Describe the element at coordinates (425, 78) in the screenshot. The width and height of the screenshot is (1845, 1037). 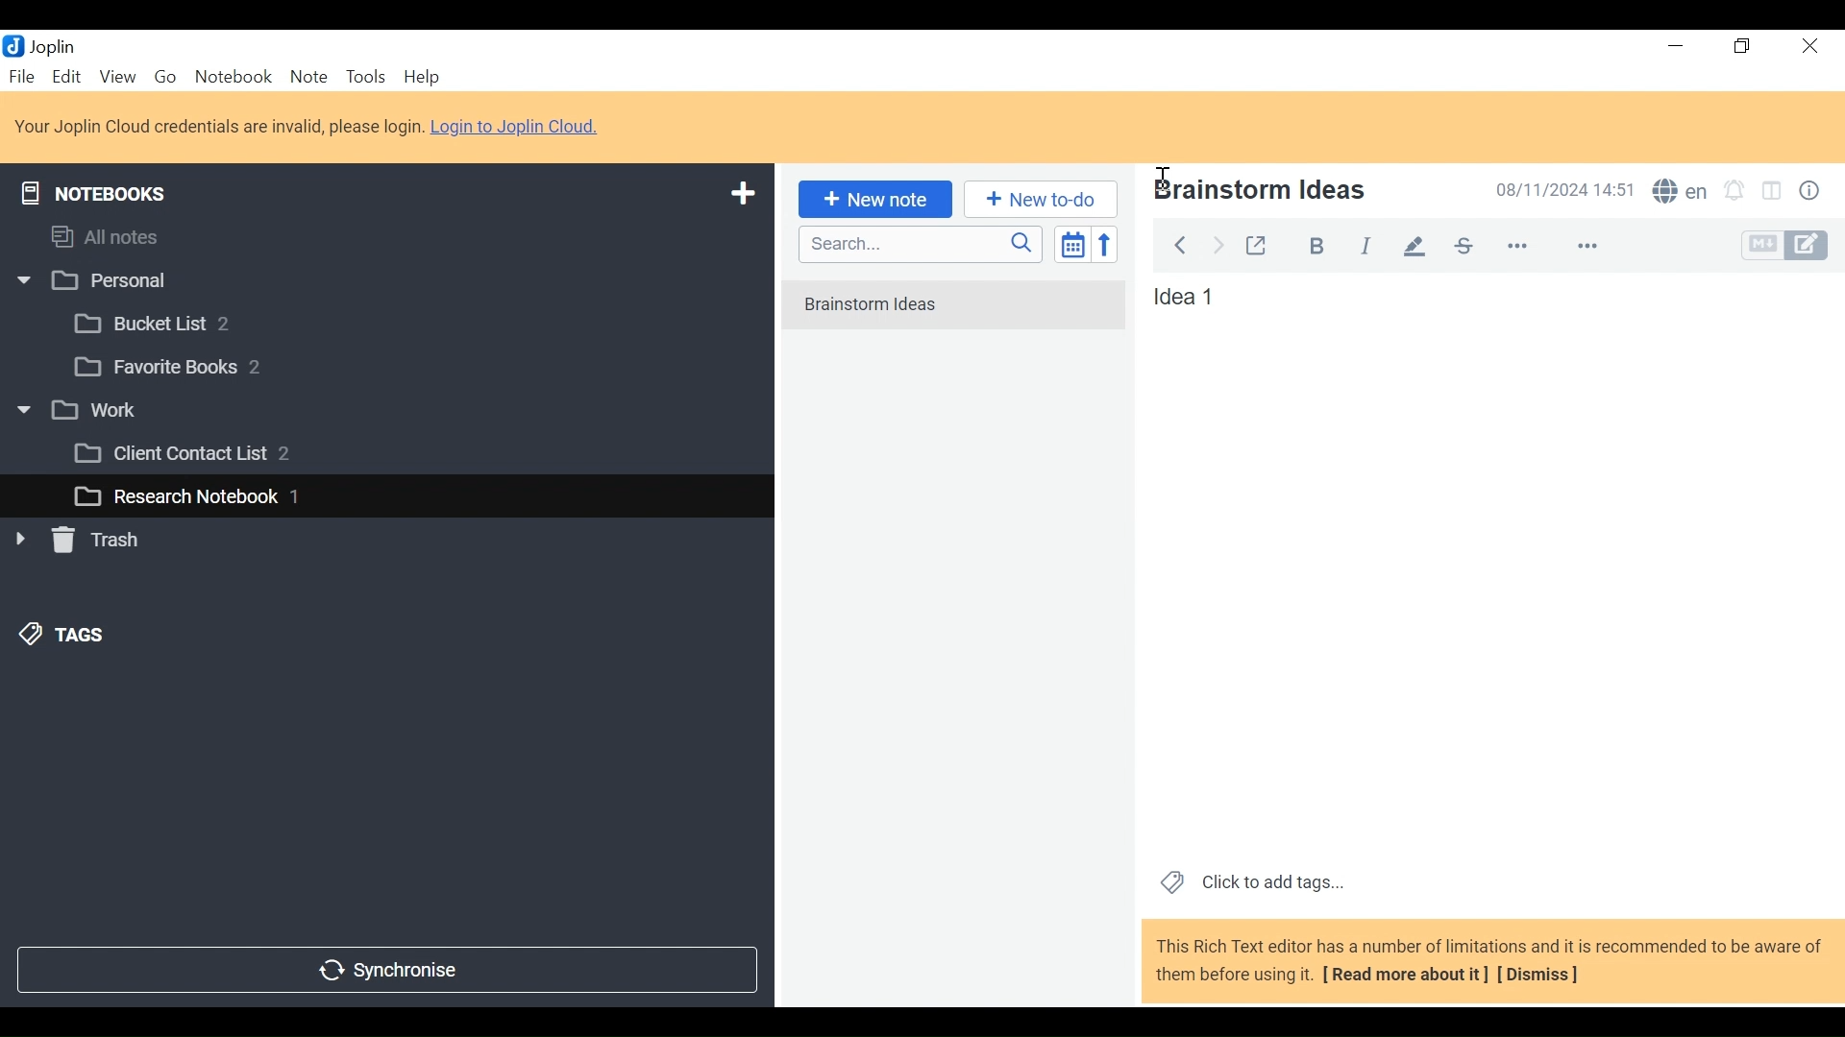
I see `Help` at that location.